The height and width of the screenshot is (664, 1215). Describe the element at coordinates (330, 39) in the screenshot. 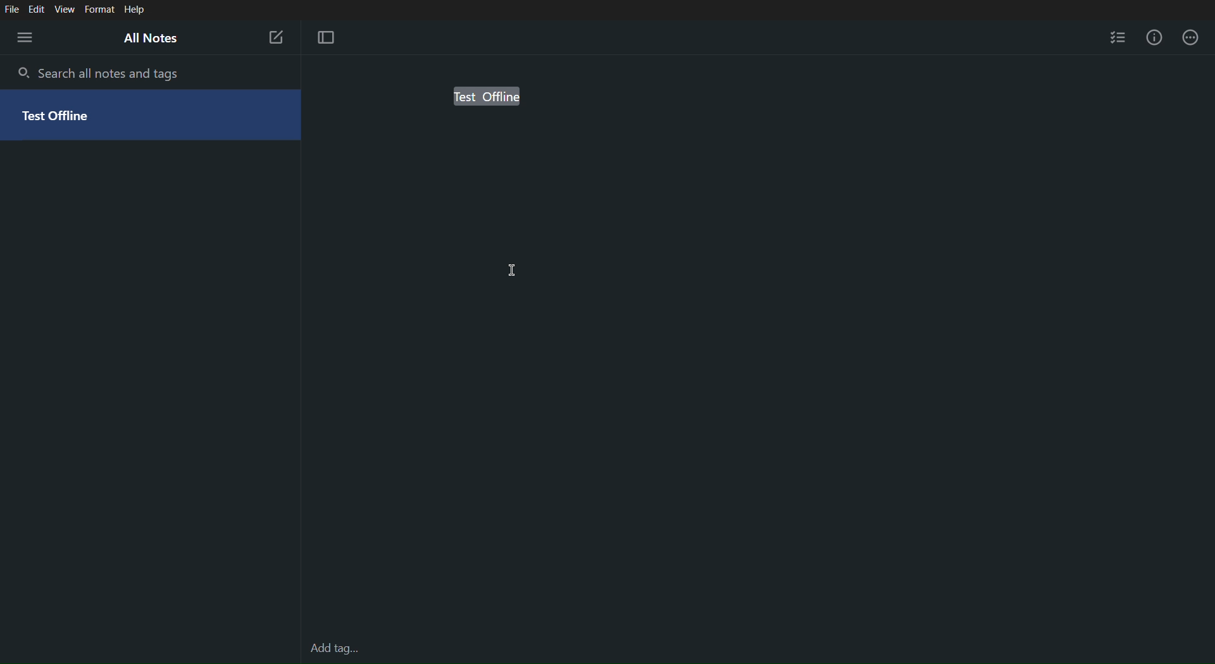

I see `Focus Mode` at that location.